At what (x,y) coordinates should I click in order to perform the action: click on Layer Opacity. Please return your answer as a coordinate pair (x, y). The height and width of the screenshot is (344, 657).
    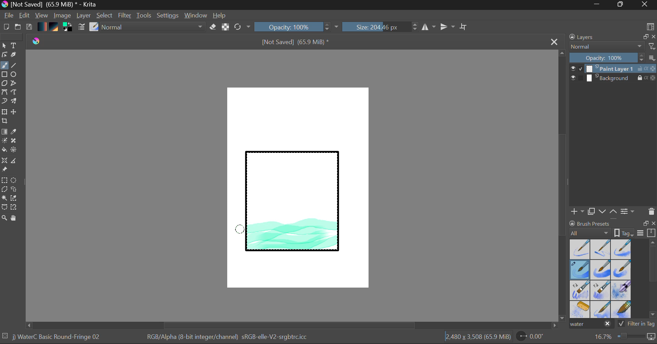
    Looking at the image, I should click on (614, 58).